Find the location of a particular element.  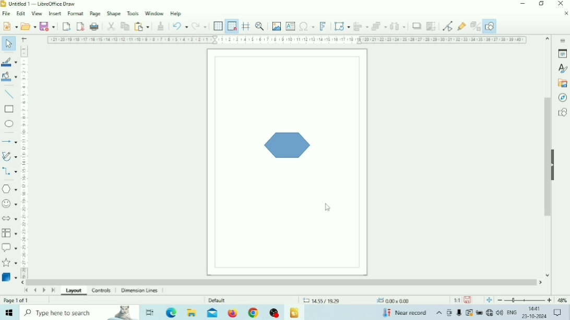

Microsoft Edge is located at coordinates (172, 312).